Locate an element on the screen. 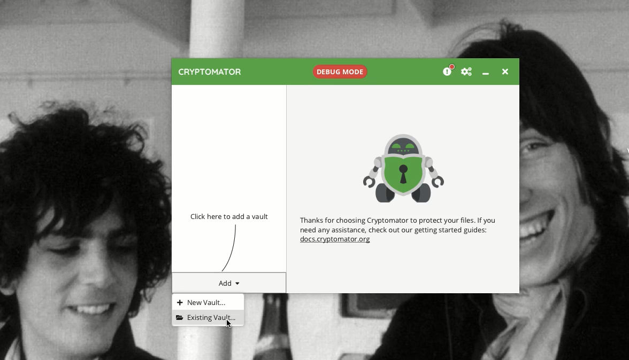 This screenshot has height=360, width=629. Add menu is located at coordinates (229, 283).